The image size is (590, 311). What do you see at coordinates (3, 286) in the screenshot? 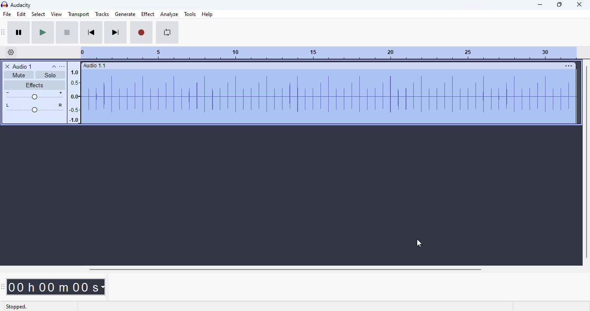
I see `audacity time toolbar` at bounding box center [3, 286].